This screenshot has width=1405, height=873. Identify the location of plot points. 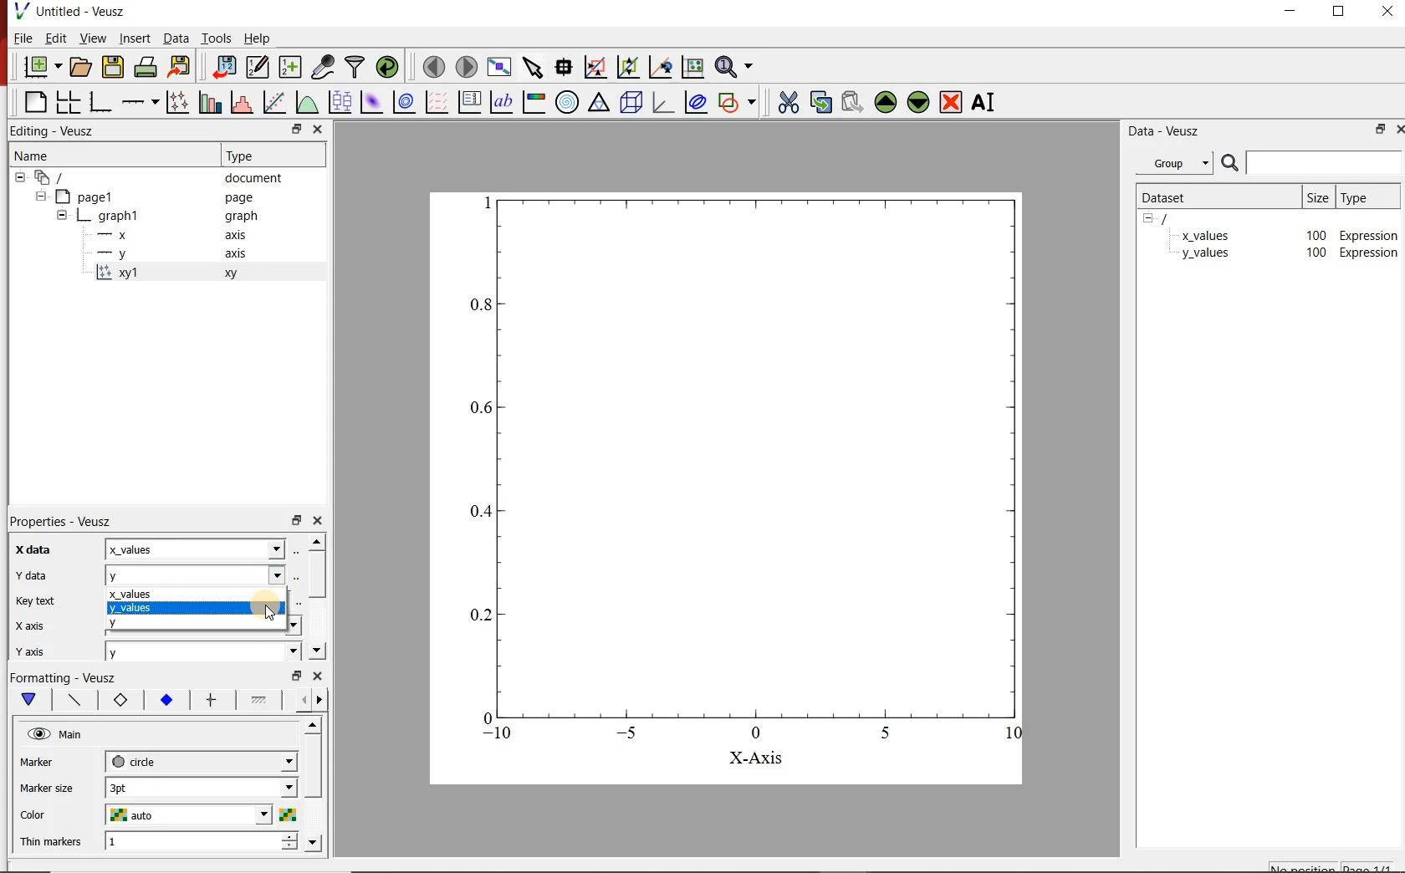
(176, 103).